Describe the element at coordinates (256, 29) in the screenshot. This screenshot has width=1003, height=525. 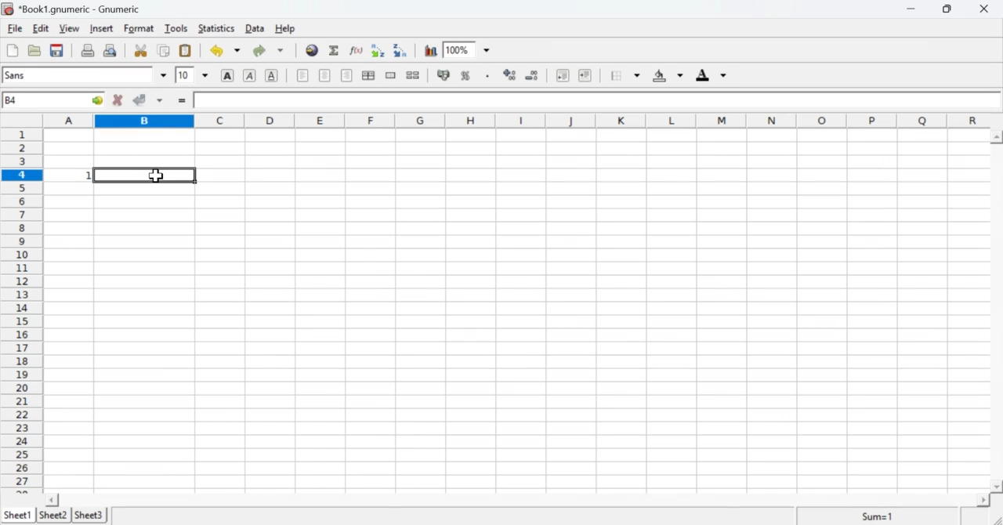
I see `Data` at that location.